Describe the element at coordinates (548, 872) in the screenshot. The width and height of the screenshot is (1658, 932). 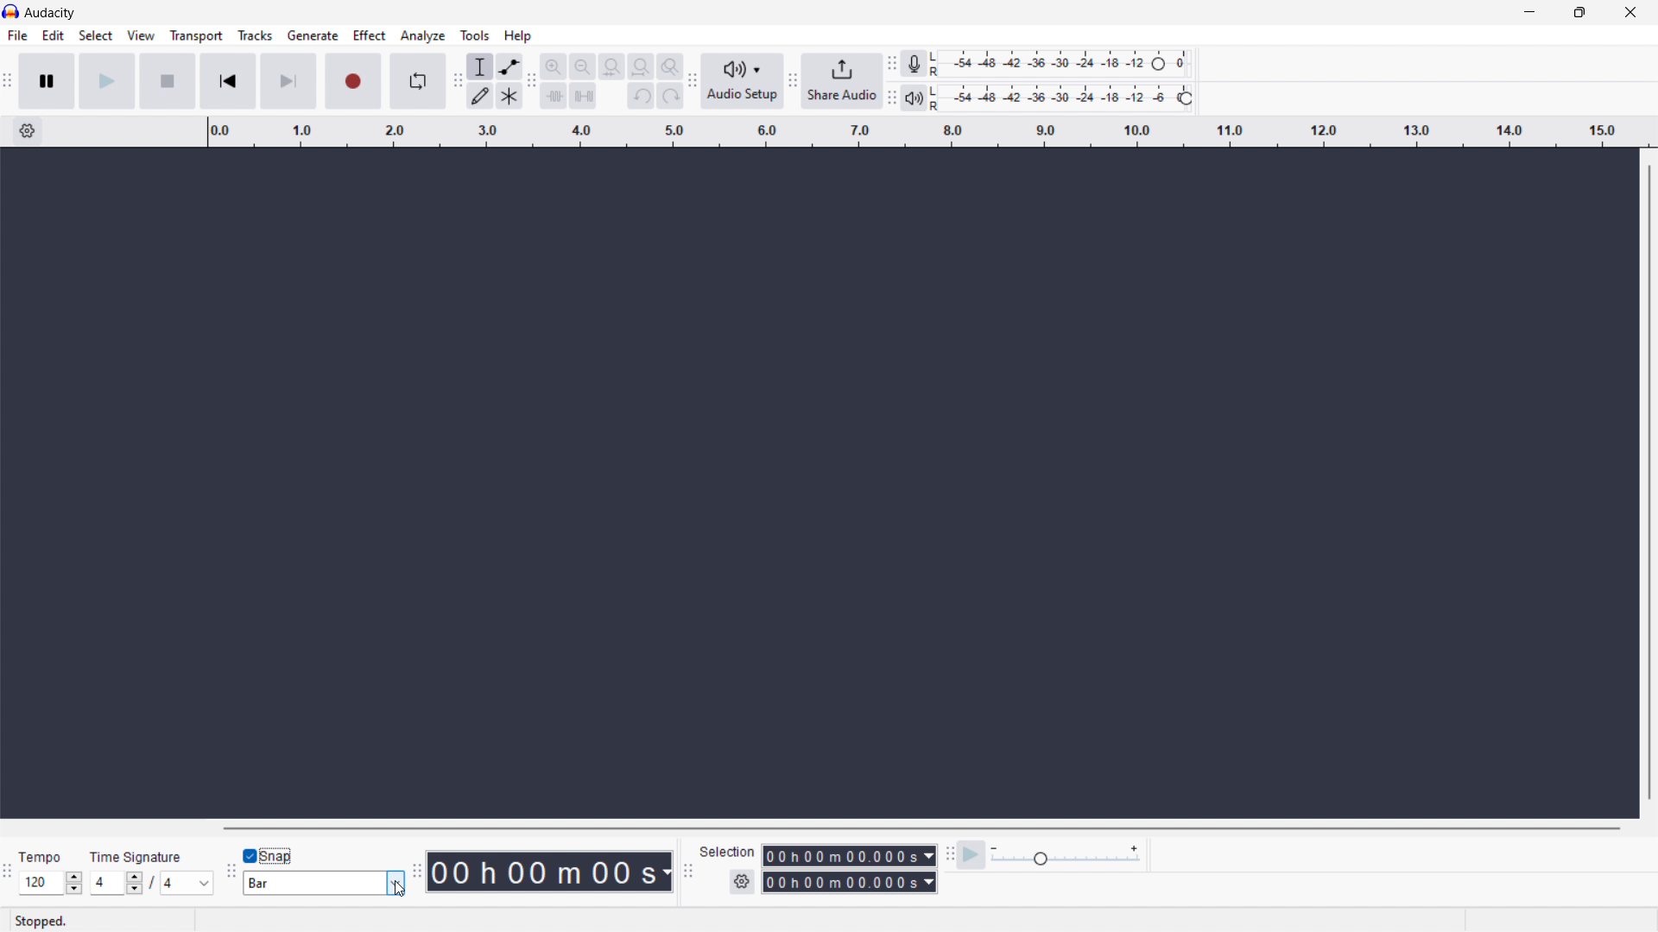
I see `time` at that location.